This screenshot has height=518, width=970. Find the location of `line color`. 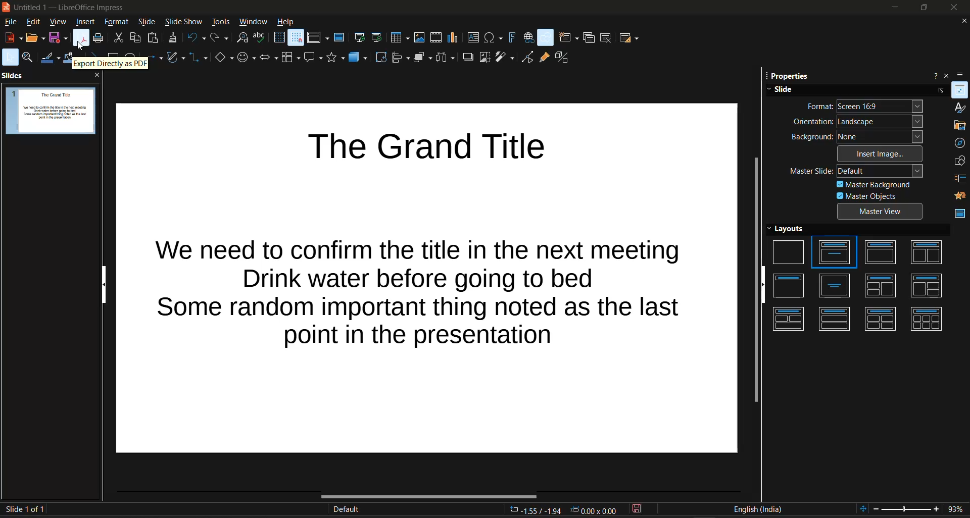

line color is located at coordinates (49, 58).